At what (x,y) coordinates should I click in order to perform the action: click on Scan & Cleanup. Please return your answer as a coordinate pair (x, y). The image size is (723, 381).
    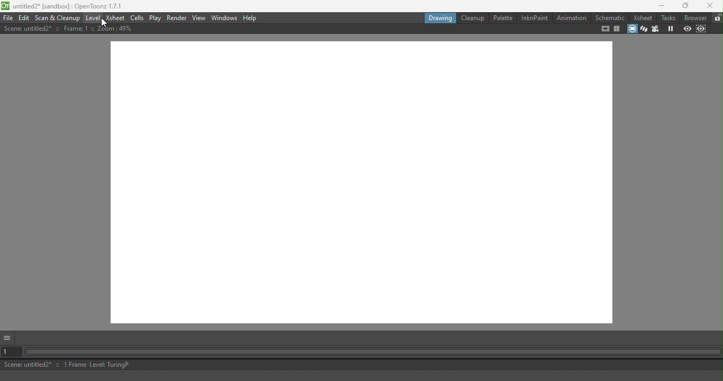
    Looking at the image, I should click on (57, 19).